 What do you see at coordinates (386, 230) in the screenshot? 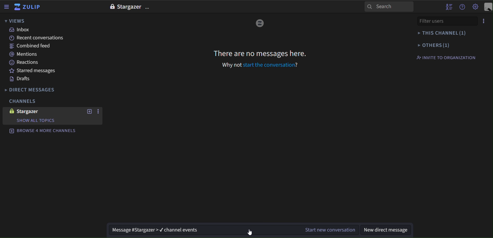
I see `New direct message` at bounding box center [386, 230].